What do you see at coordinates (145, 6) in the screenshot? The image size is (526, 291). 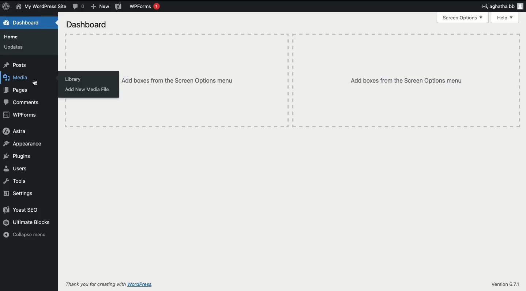 I see `WPForms` at bounding box center [145, 6].